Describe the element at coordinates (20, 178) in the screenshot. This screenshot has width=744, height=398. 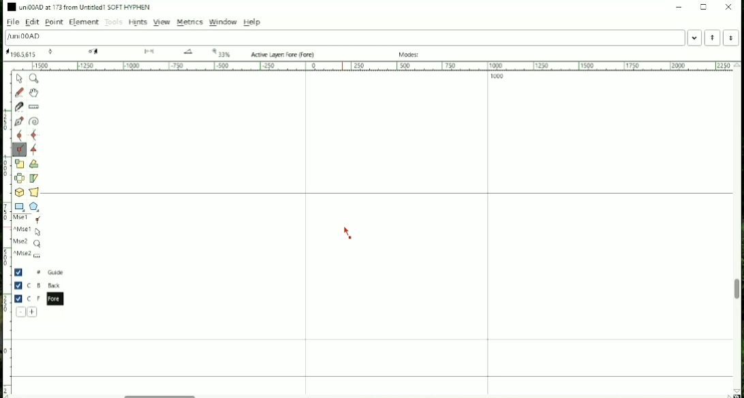
I see `Flip the selection` at that location.